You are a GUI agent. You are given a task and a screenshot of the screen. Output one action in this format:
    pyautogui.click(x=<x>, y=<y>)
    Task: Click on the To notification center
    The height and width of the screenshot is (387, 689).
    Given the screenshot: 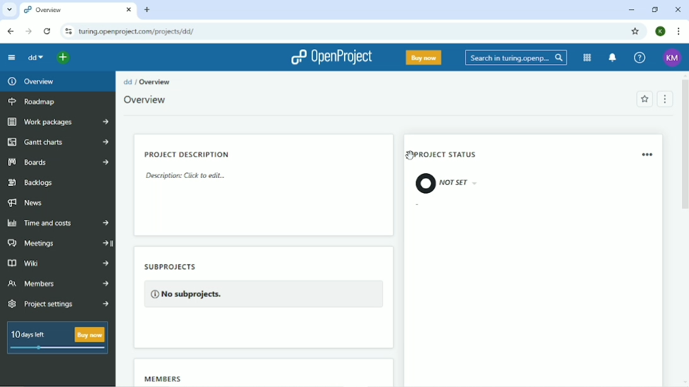 What is the action you would take?
    pyautogui.click(x=612, y=57)
    